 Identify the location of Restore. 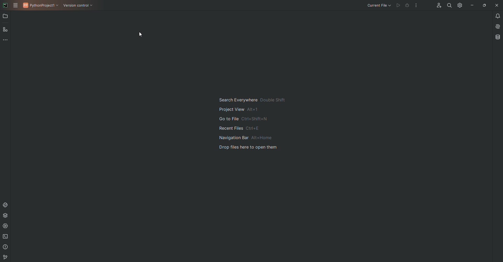
(484, 5).